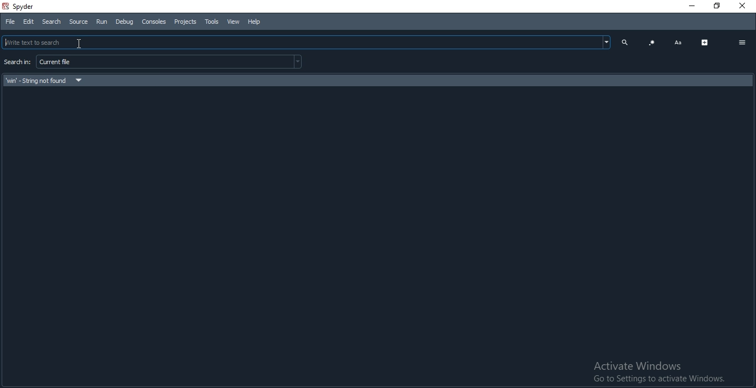 The image size is (756, 388). Describe the element at coordinates (11, 22) in the screenshot. I see `File ` at that location.